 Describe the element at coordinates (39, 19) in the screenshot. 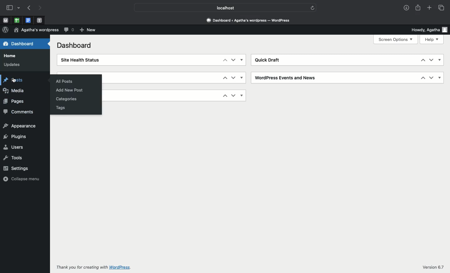

I see `text tab` at that location.